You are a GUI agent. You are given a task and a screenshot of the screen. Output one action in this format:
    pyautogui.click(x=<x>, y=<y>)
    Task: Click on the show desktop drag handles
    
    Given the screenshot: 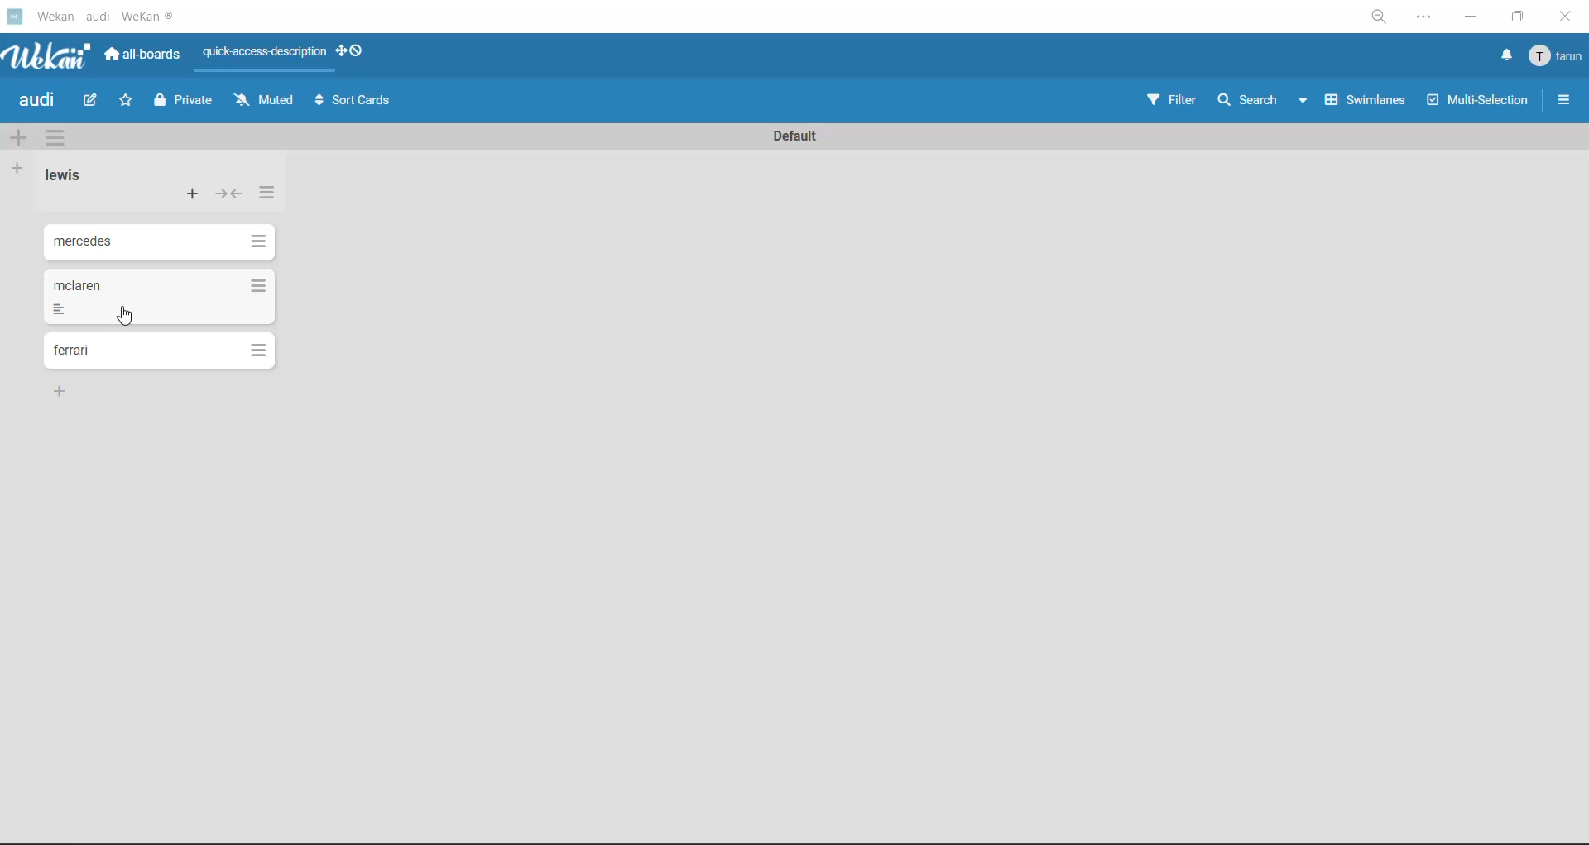 What is the action you would take?
    pyautogui.click(x=353, y=50)
    